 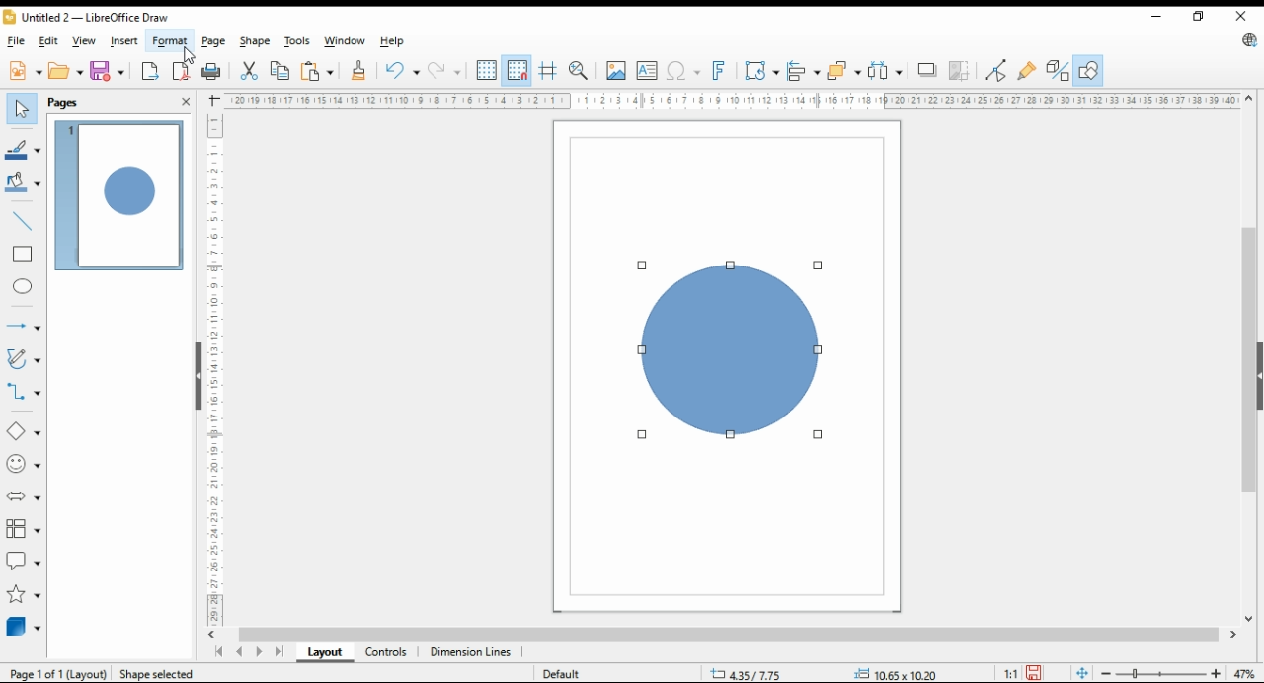 I want to click on Ruler, so click(x=732, y=100).